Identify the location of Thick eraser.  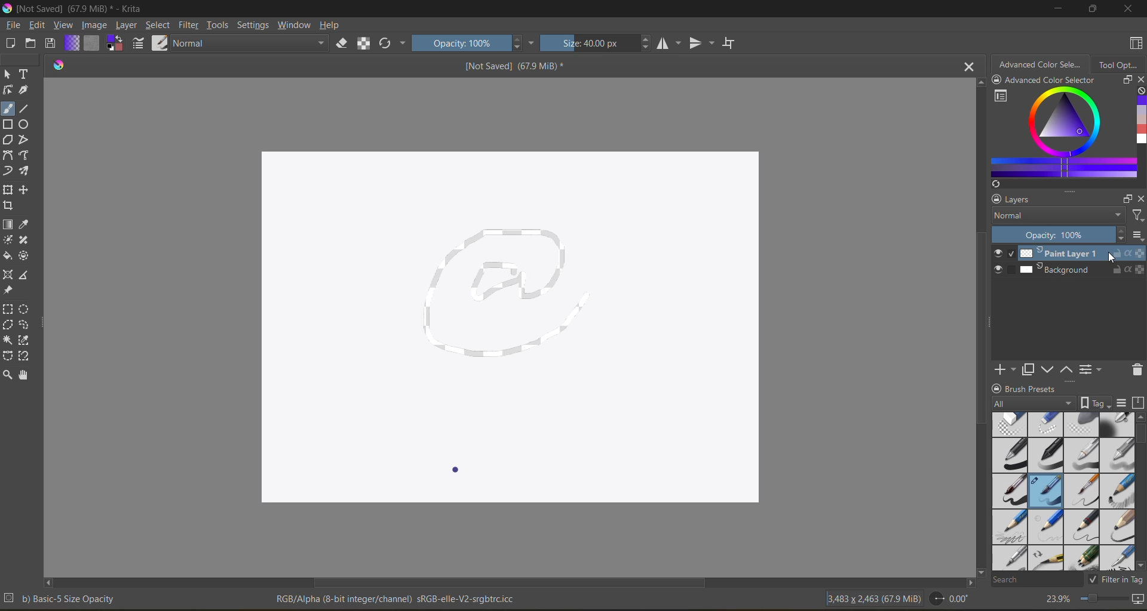
(1009, 424).